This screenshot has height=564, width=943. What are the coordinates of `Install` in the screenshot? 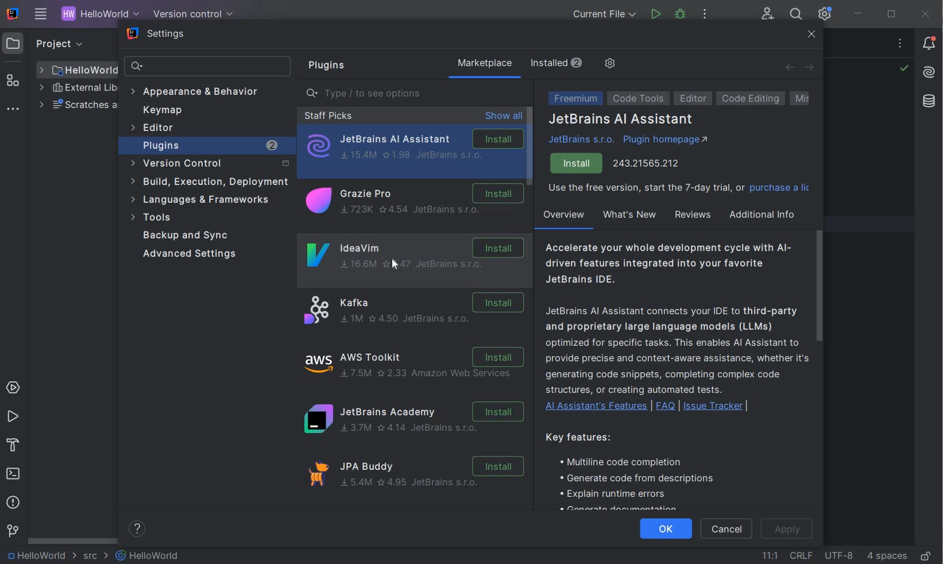 It's located at (577, 164).